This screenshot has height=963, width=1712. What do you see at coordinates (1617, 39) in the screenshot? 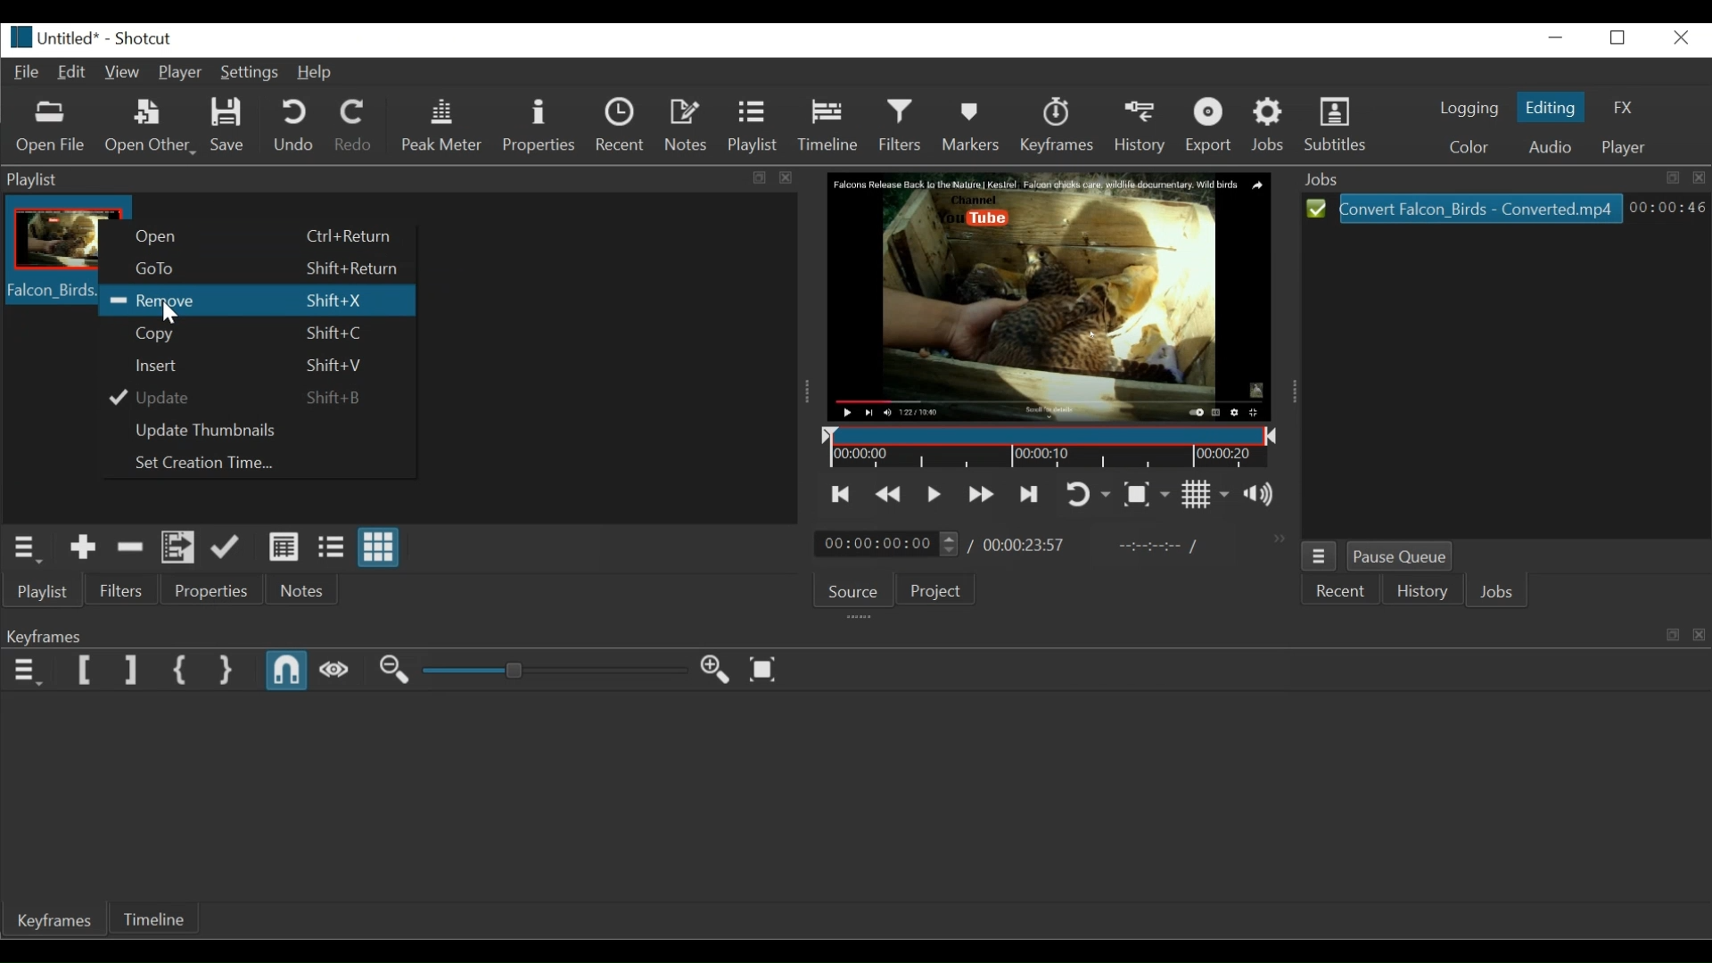
I see `Restore` at bounding box center [1617, 39].